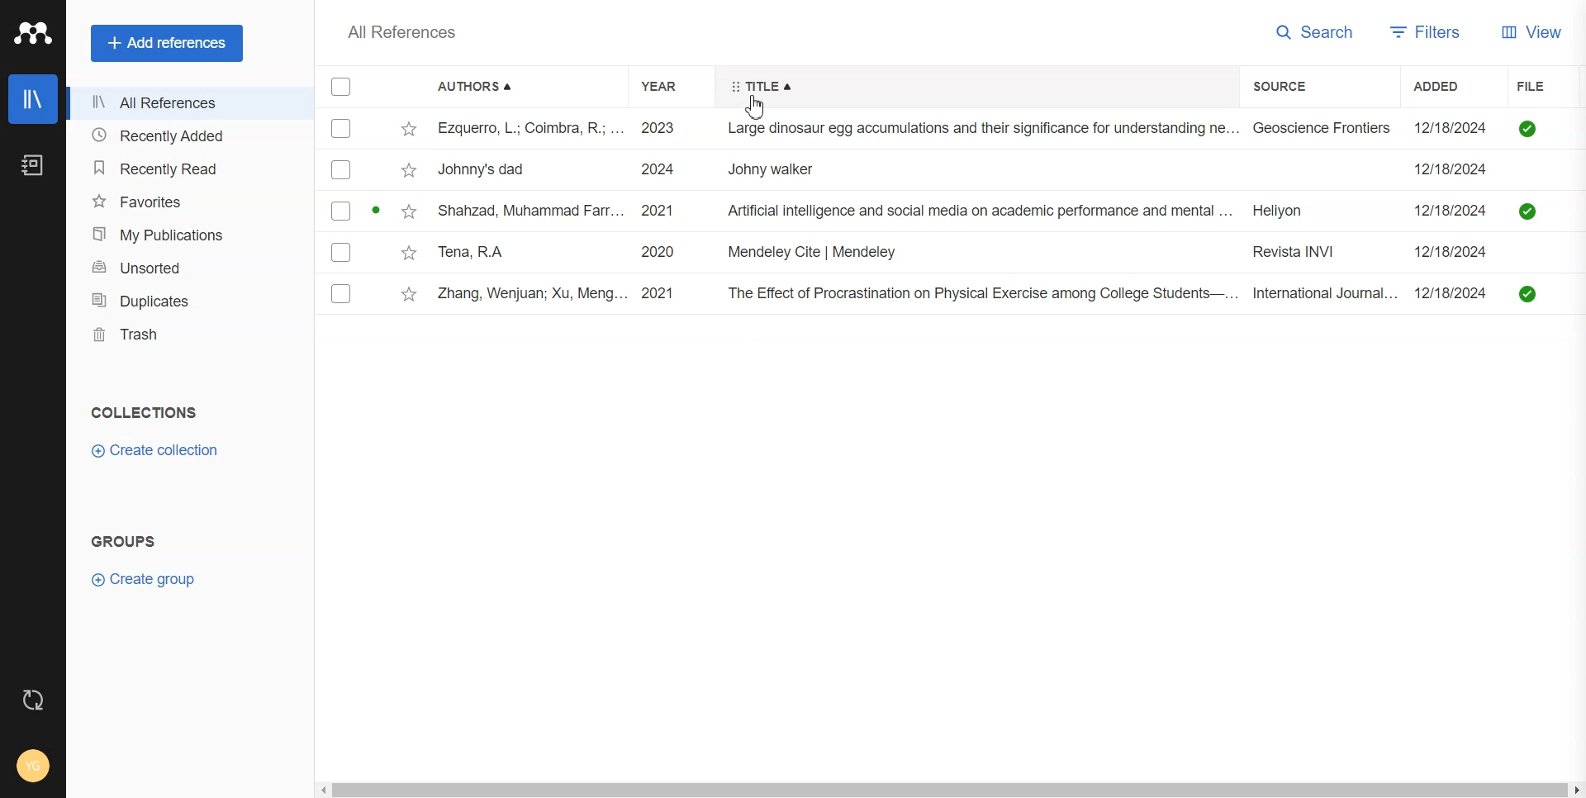 This screenshot has height=798, width=1586. Describe the element at coordinates (410, 130) in the screenshot. I see `mark as star` at that location.